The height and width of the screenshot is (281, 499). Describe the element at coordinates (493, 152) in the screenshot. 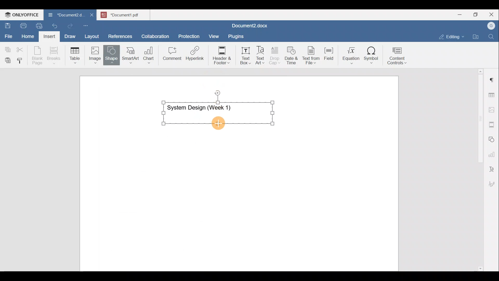

I see `Chart settings` at that location.